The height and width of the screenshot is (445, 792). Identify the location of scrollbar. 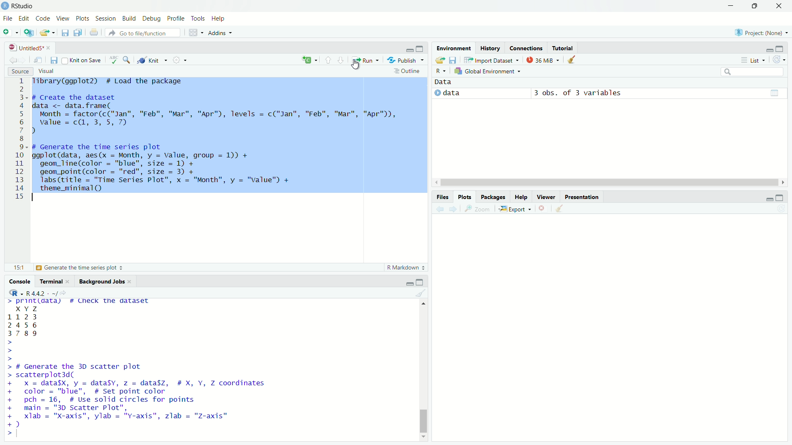
(423, 372).